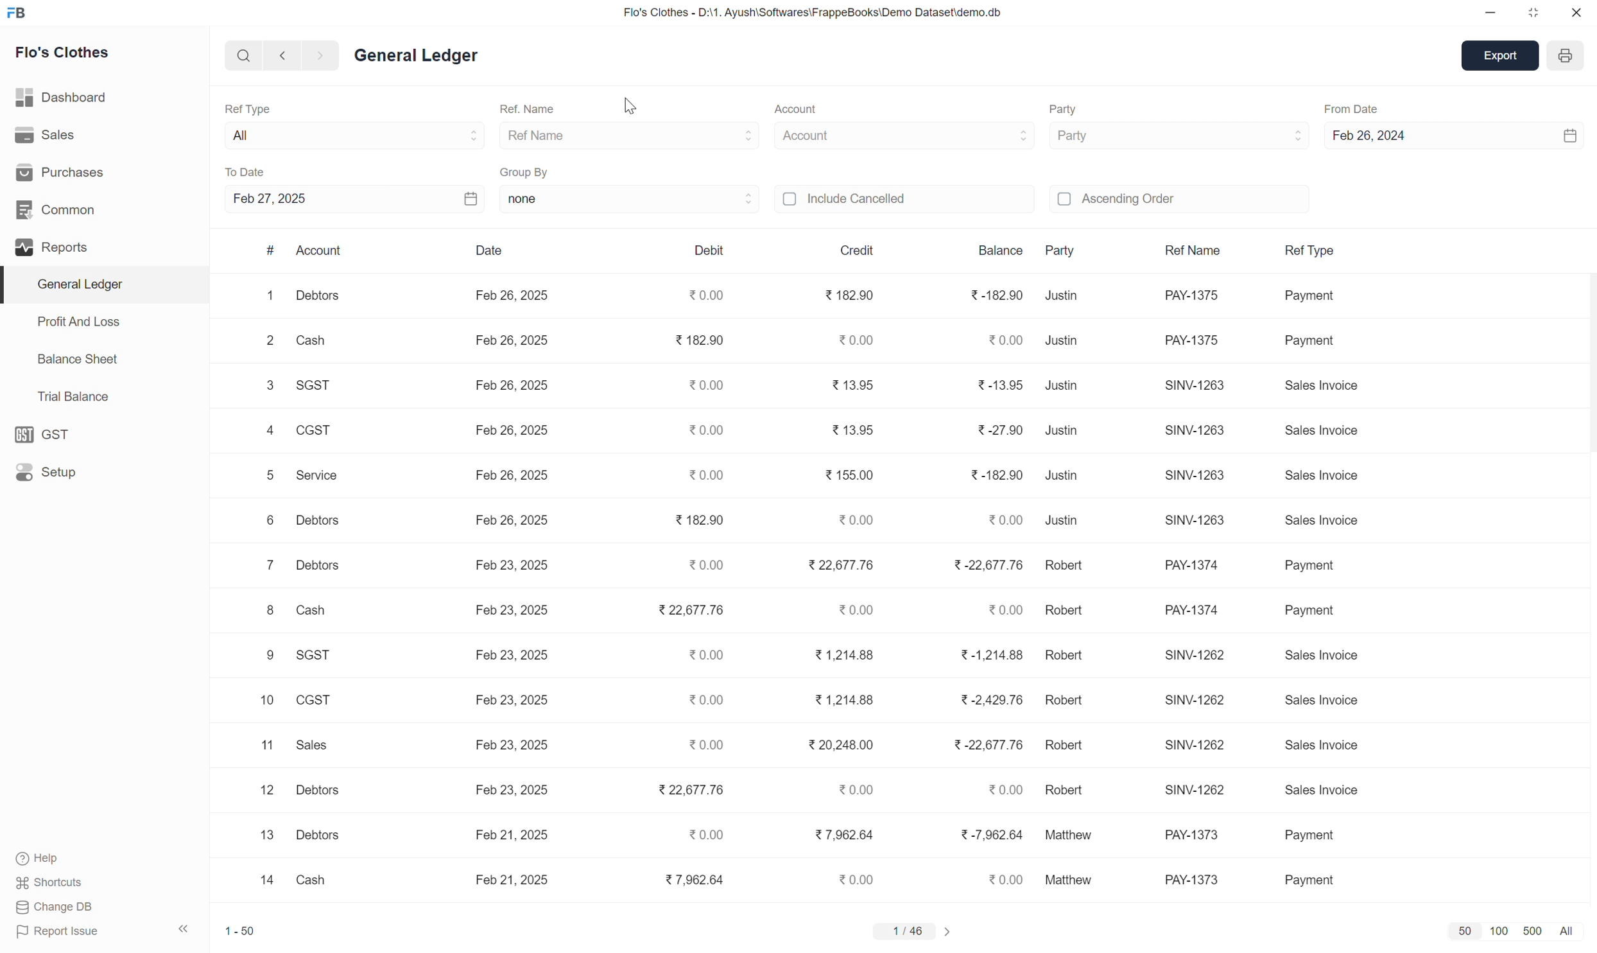 Image resolution: width=1597 pixels, height=953 pixels. Describe the element at coordinates (625, 134) in the screenshot. I see `ref name` at that location.